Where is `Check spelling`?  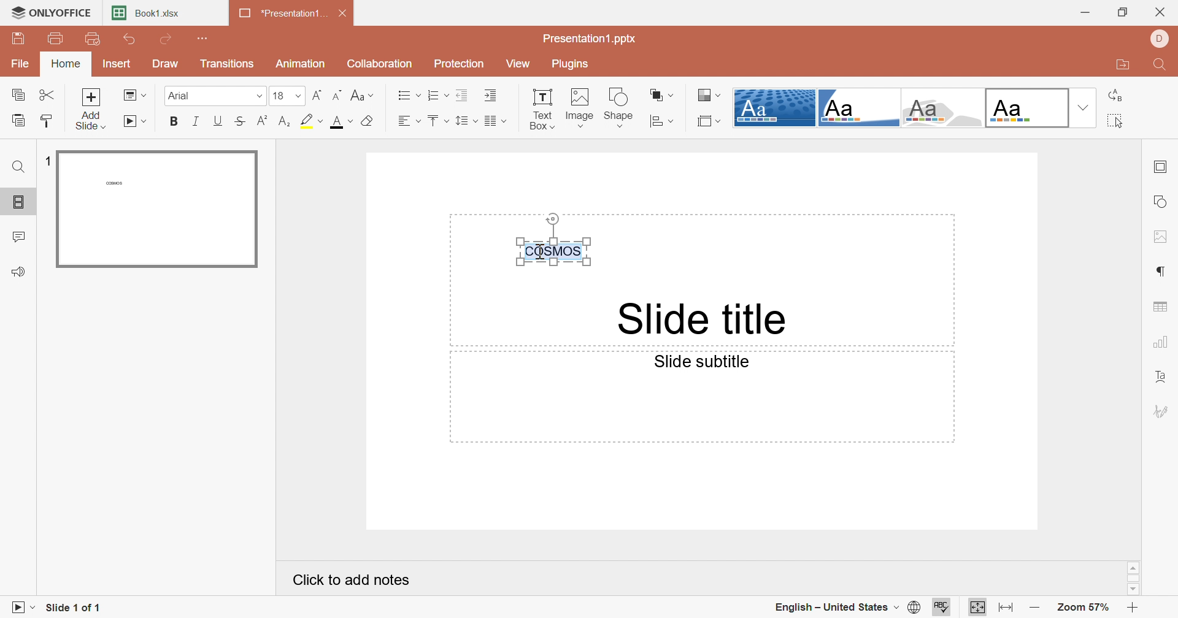
Check spelling is located at coordinates (942, 606).